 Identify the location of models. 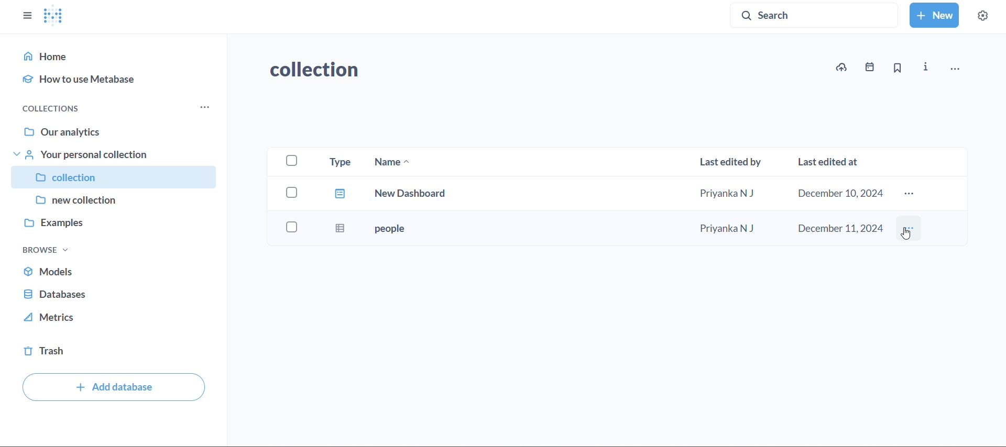
(117, 271).